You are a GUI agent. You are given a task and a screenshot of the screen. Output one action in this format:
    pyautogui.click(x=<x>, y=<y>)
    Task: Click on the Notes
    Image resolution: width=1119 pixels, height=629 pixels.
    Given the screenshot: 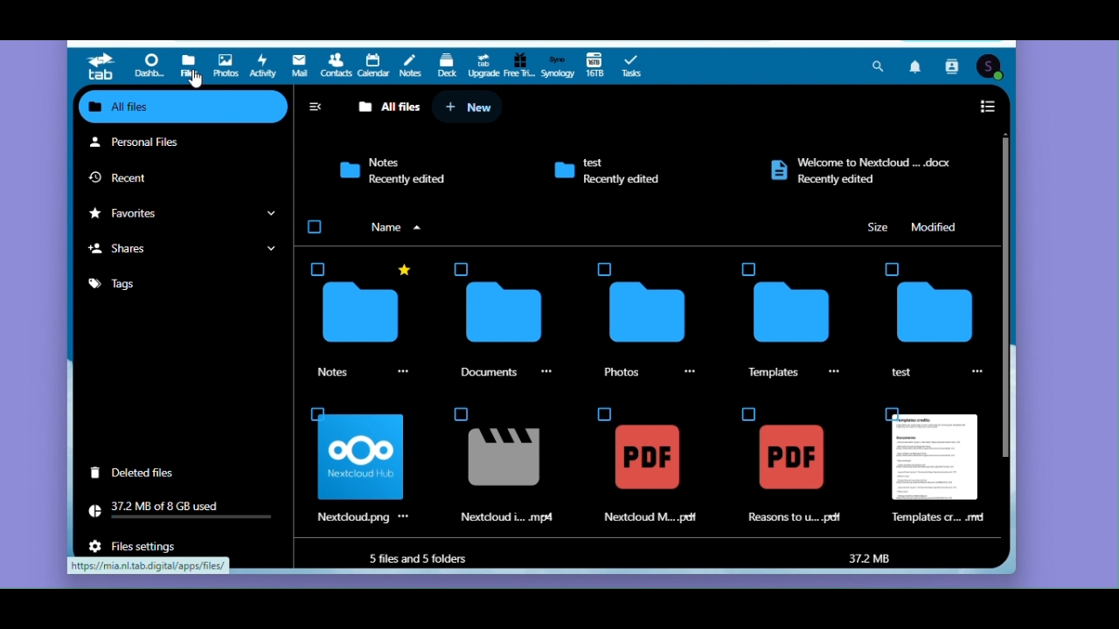 What is the action you would take?
    pyautogui.click(x=386, y=171)
    